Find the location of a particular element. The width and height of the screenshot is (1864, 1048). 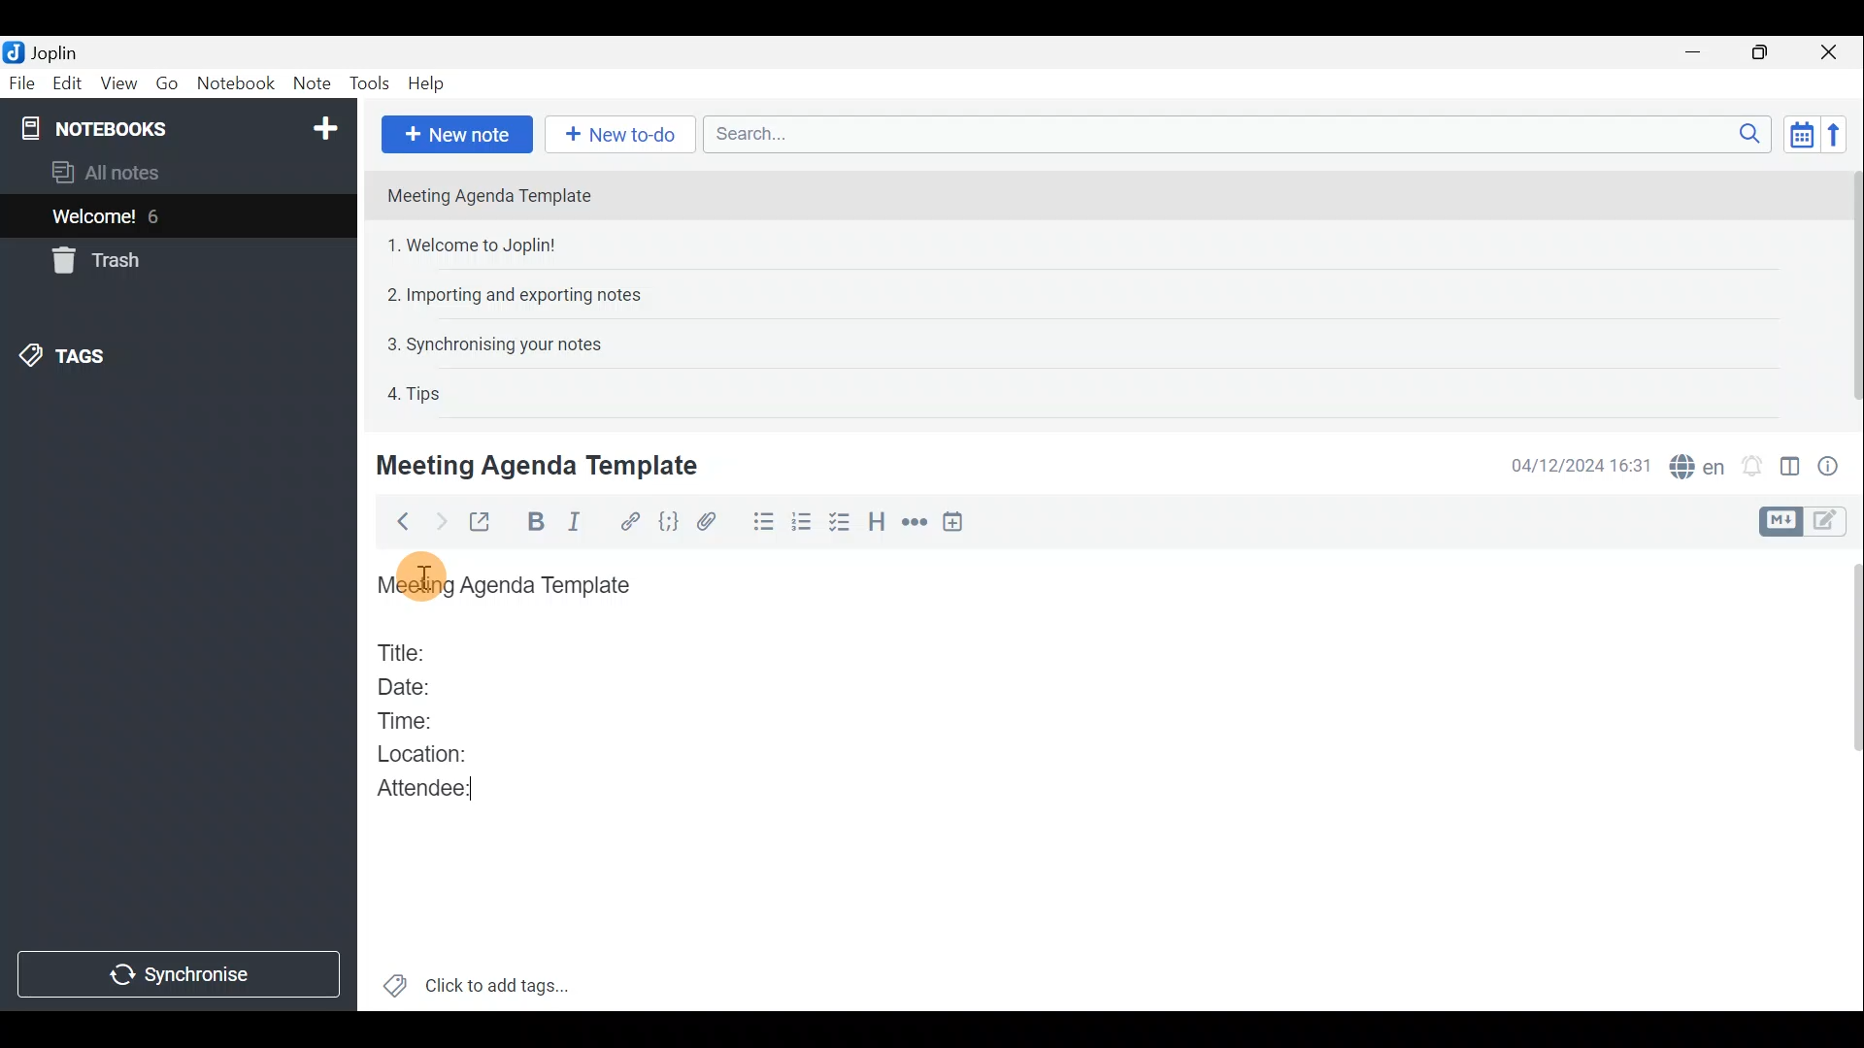

Notebooks is located at coordinates (182, 127).